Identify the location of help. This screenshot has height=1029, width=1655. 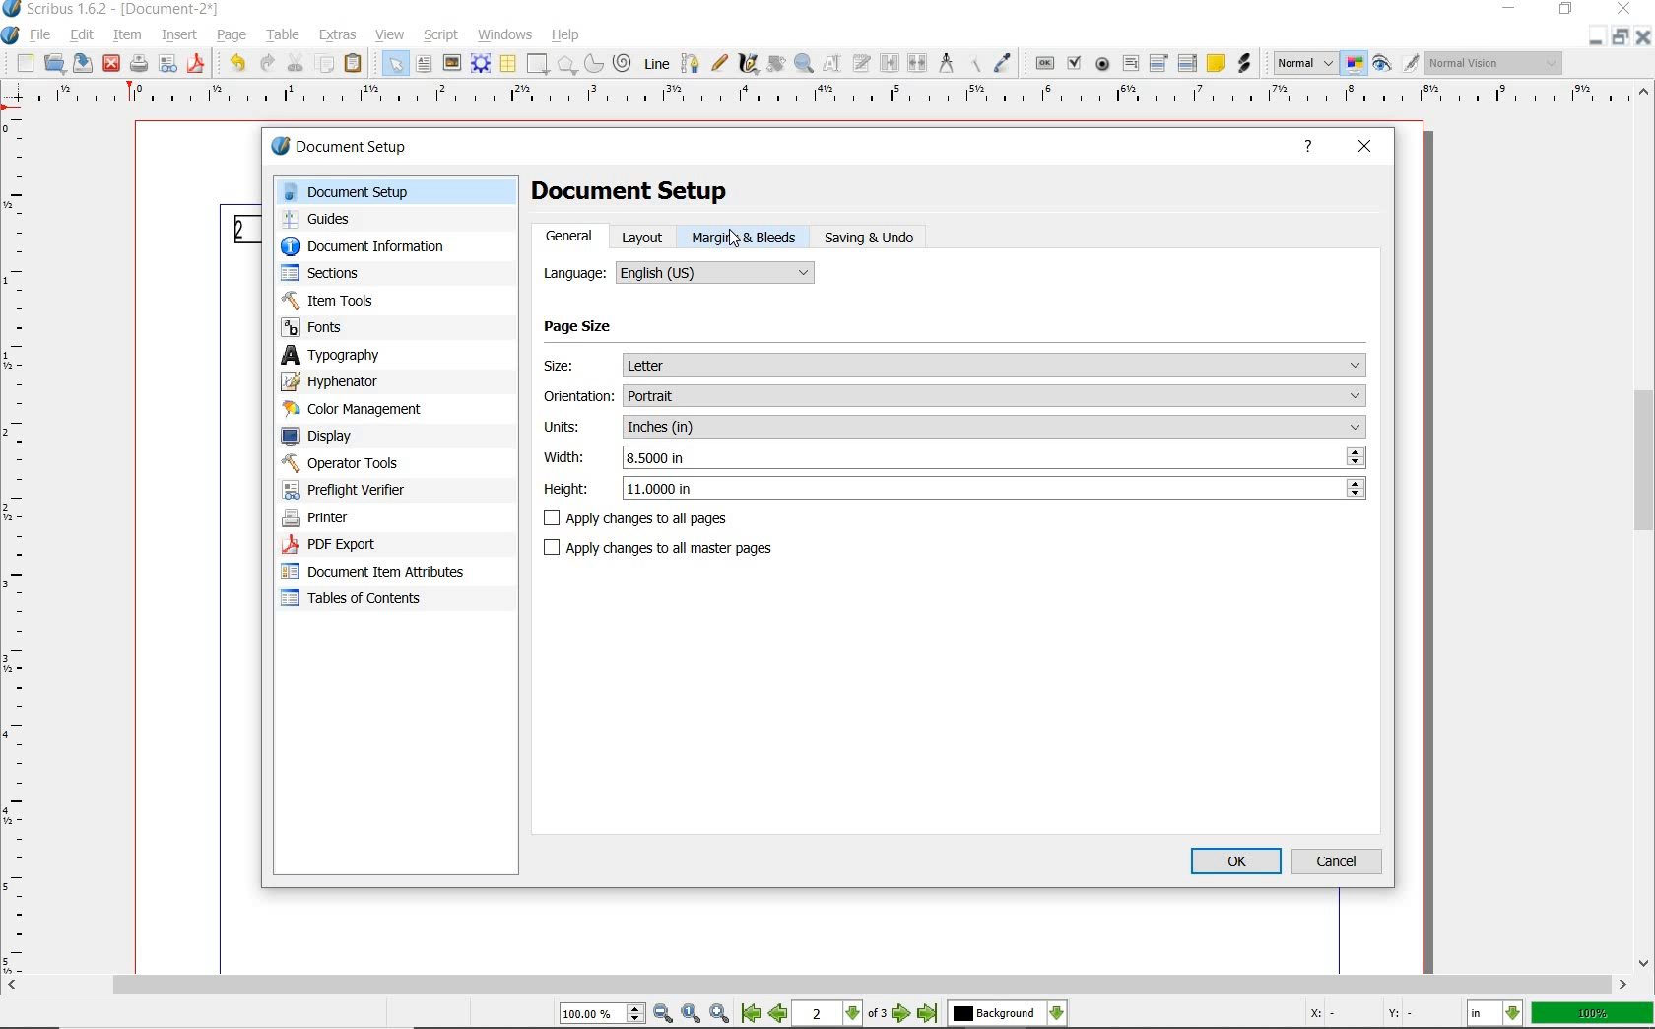
(1313, 147).